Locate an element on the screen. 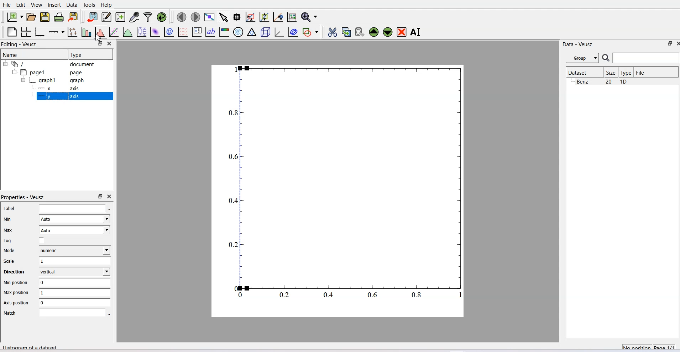  Close is located at coordinates (110, 44).